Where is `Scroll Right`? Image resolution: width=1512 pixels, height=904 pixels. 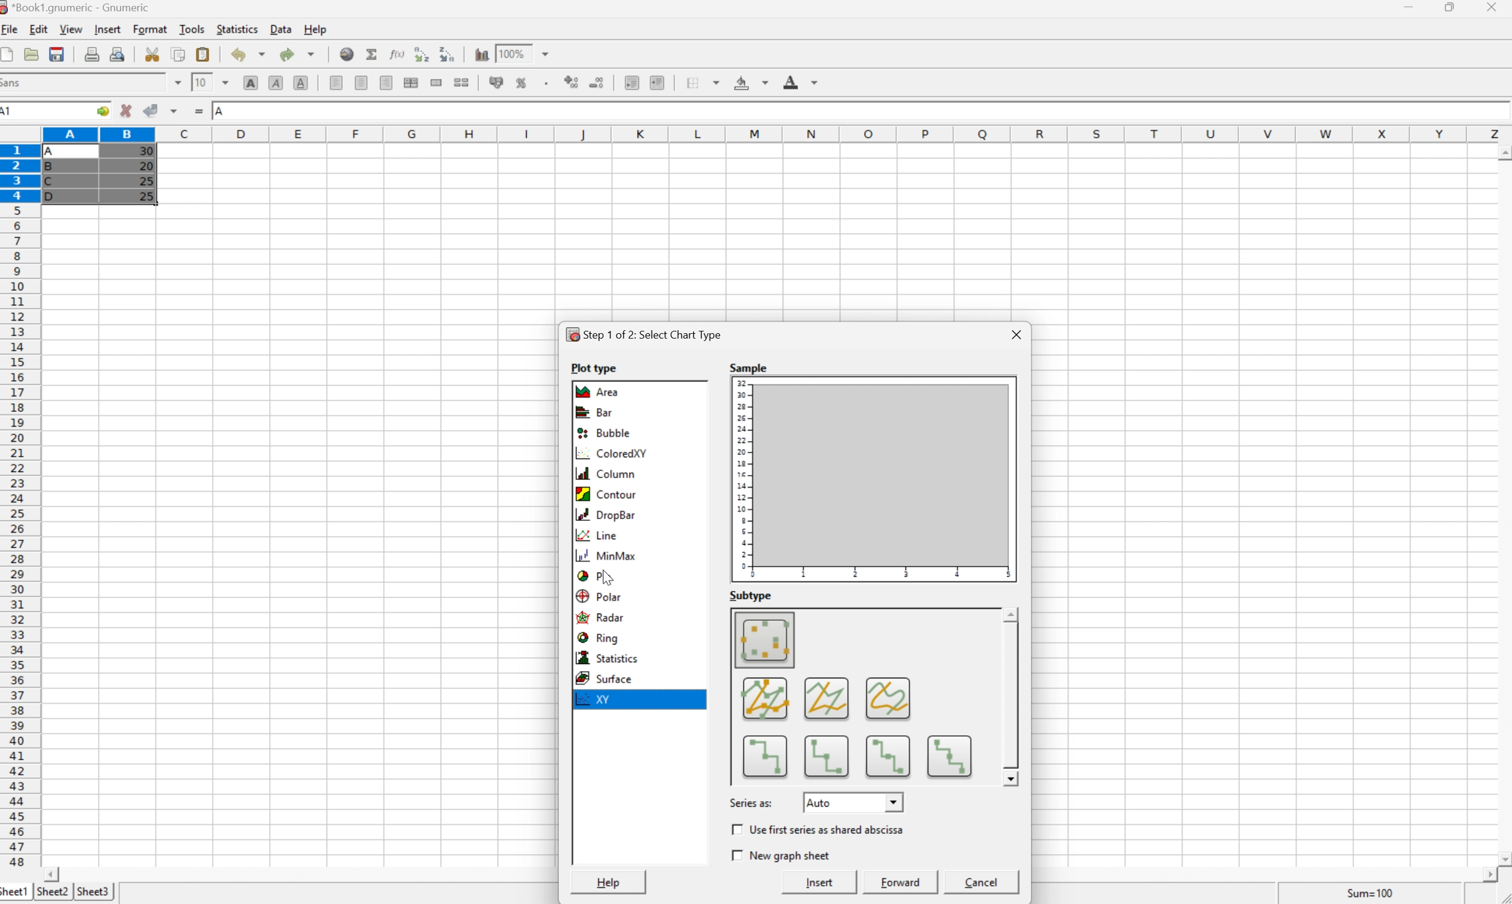 Scroll Right is located at coordinates (1485, 875).